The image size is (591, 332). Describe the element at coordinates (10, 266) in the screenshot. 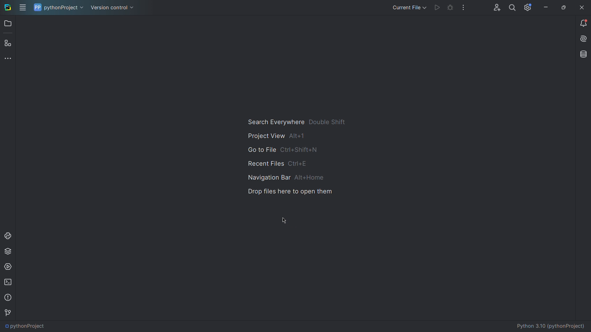

I see `Services` at that location.